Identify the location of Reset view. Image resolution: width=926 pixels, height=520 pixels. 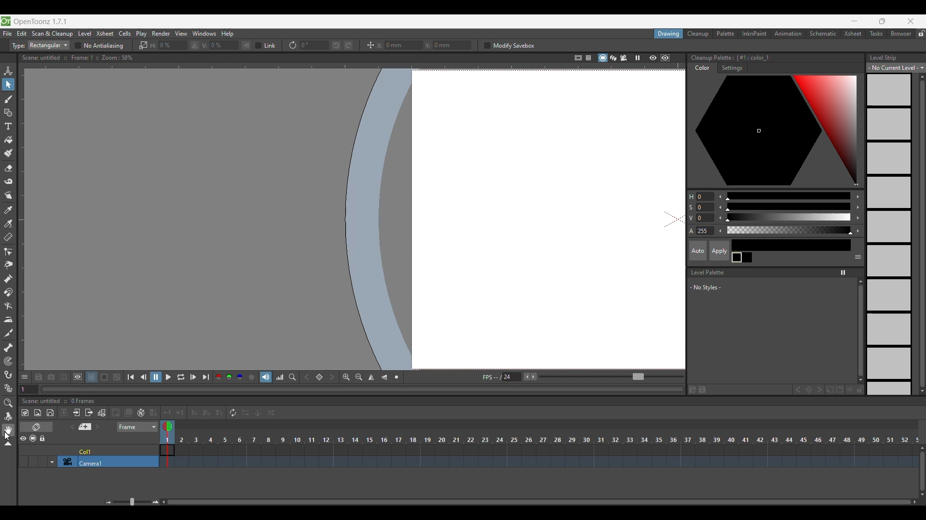
(396, 377).